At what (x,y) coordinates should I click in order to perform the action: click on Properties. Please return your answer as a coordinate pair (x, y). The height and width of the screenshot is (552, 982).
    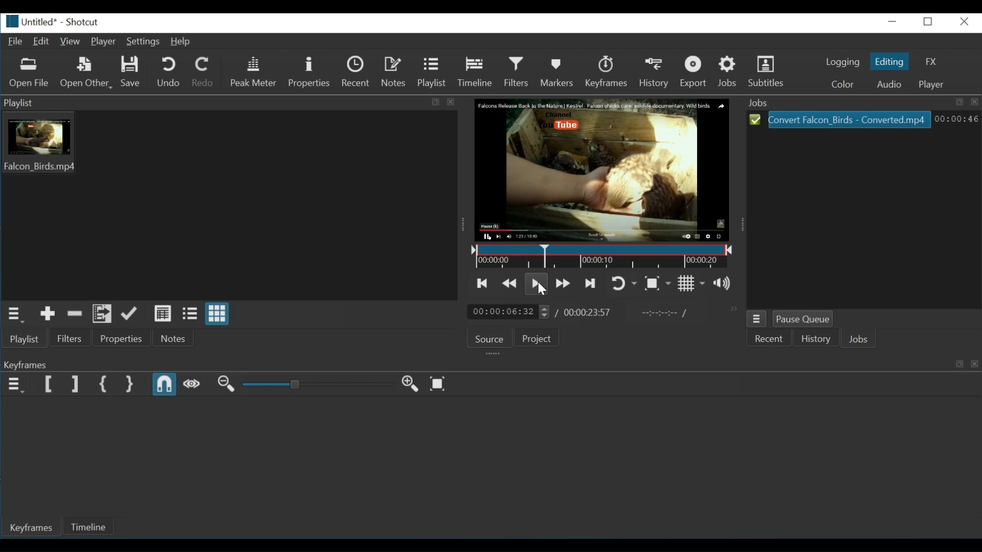
    Looking at the image, I should click on (309, 72).